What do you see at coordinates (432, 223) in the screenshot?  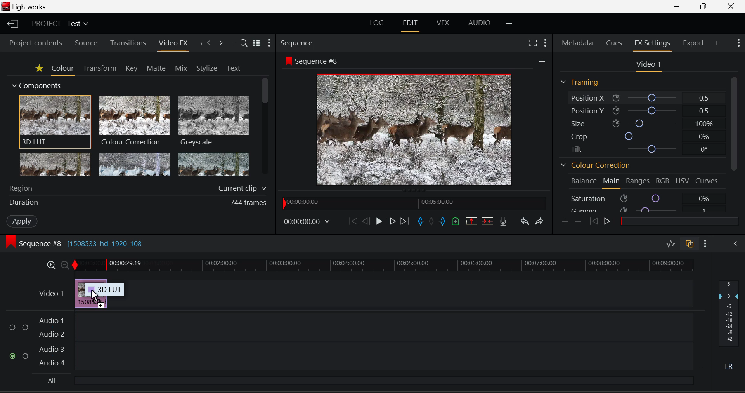 I see `Remove all marks` at bounding box center [432, 223].